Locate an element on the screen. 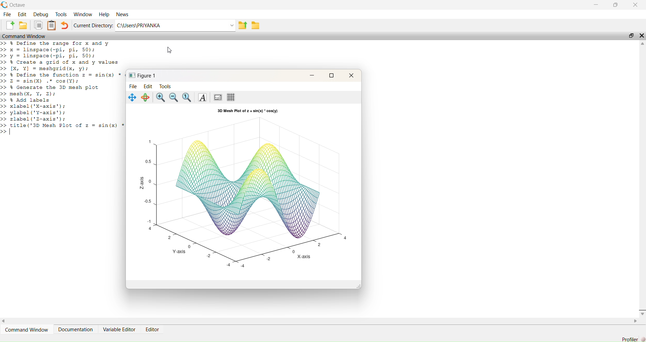 The height and width of the screenshot is (342, 646). Minimize is located at coordinates (597, 5).